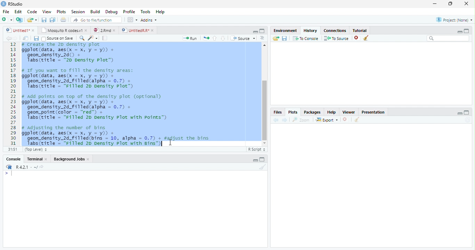 Image resolution: width=475 pixels, height=250 pixels. I want to click on Profile, so click(129, 12).